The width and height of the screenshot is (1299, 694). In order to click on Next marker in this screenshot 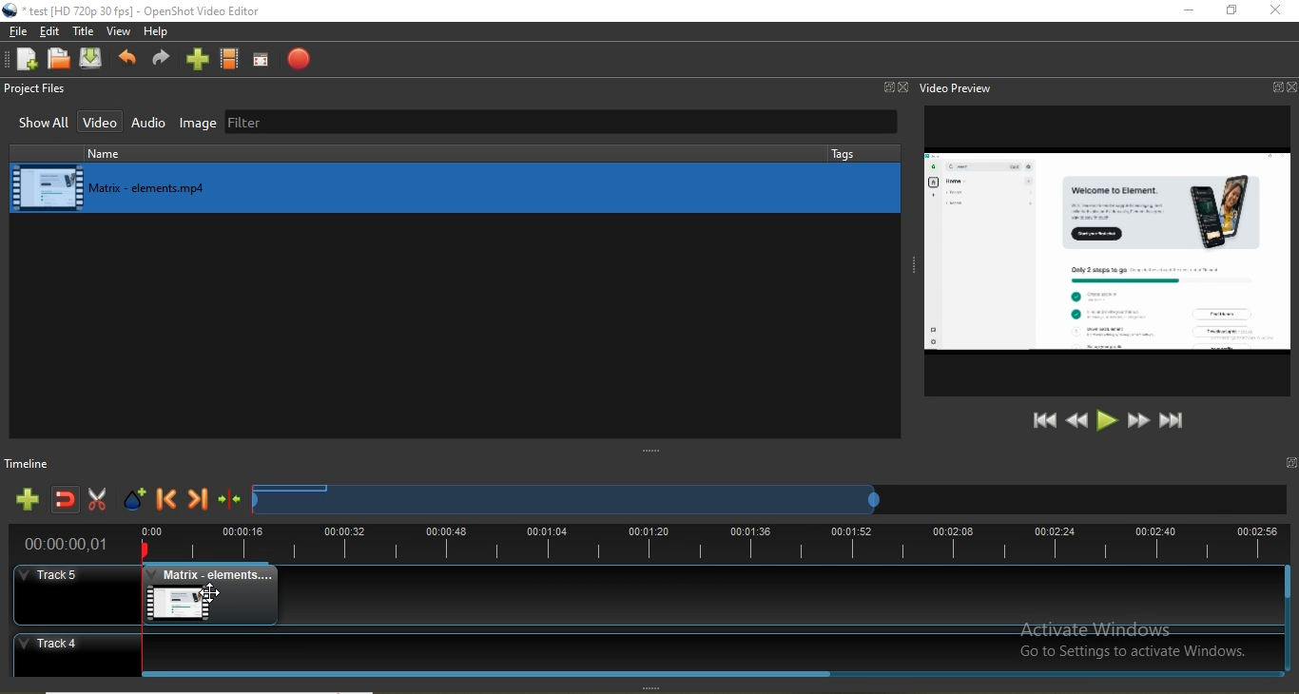, I will do `click(201, 503)`.